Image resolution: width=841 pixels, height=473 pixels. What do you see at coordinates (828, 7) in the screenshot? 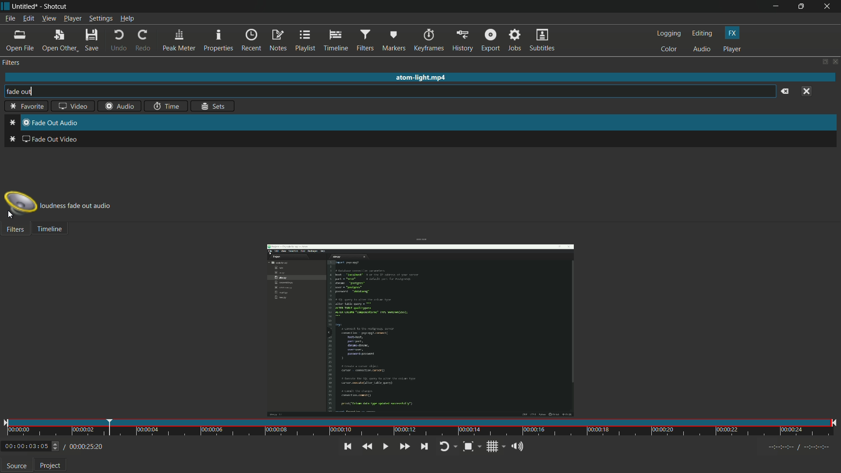
I see `close app` at bounding box center [828, 7].